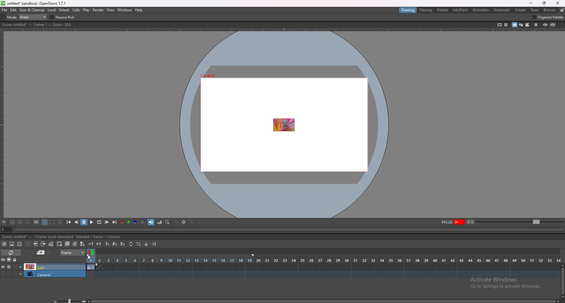  I want to click on browser, so click(551, 10).